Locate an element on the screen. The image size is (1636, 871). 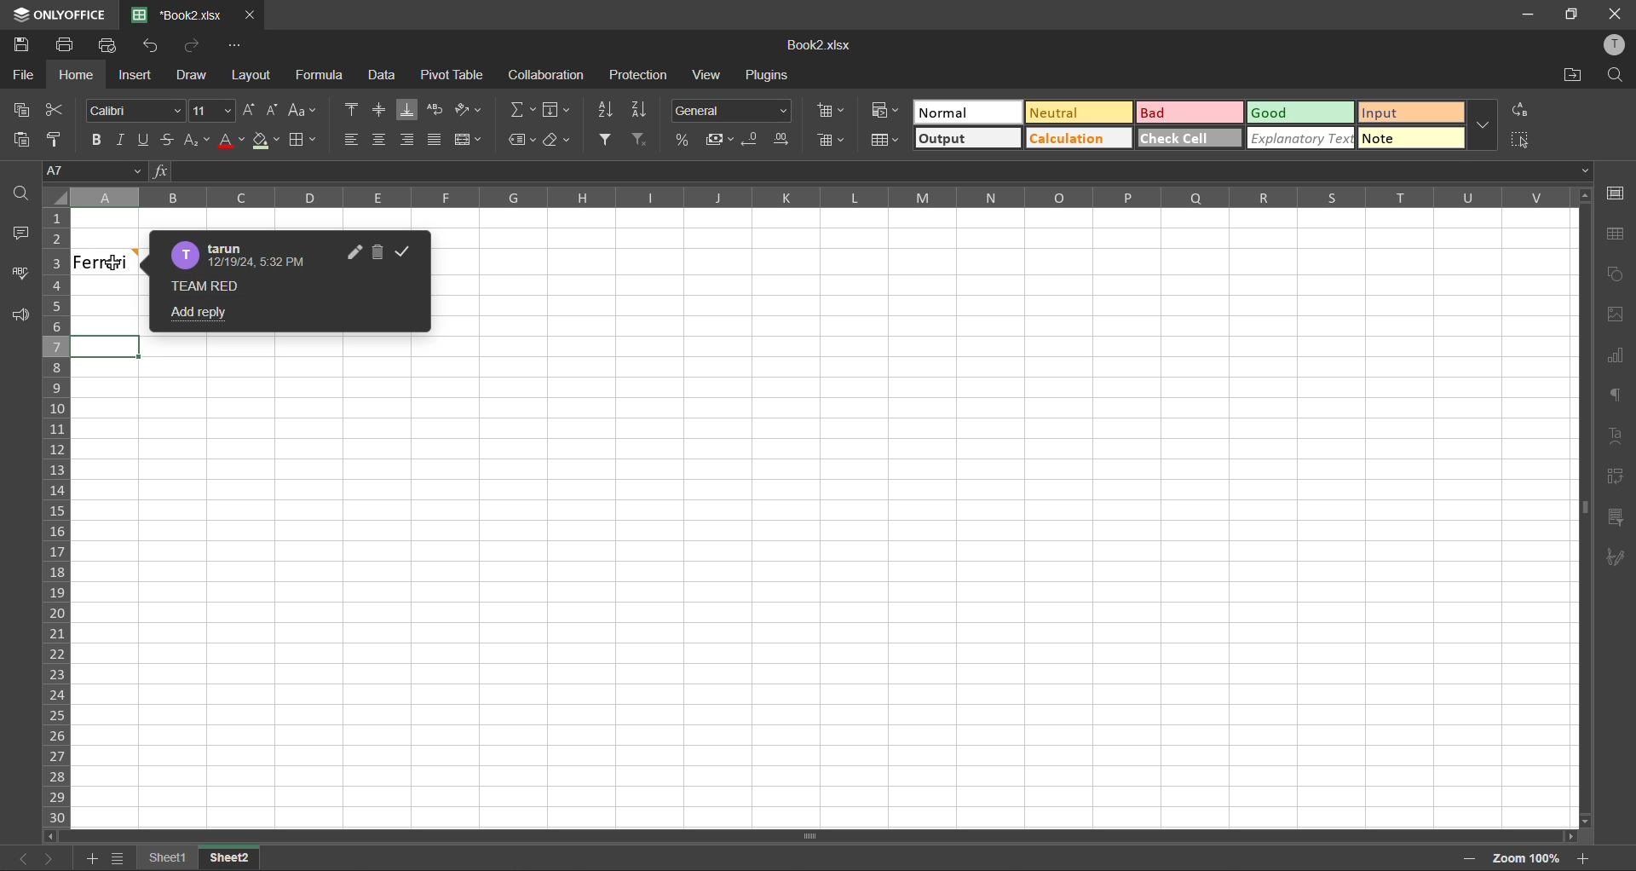
text is located at coordinates (1617, 435).